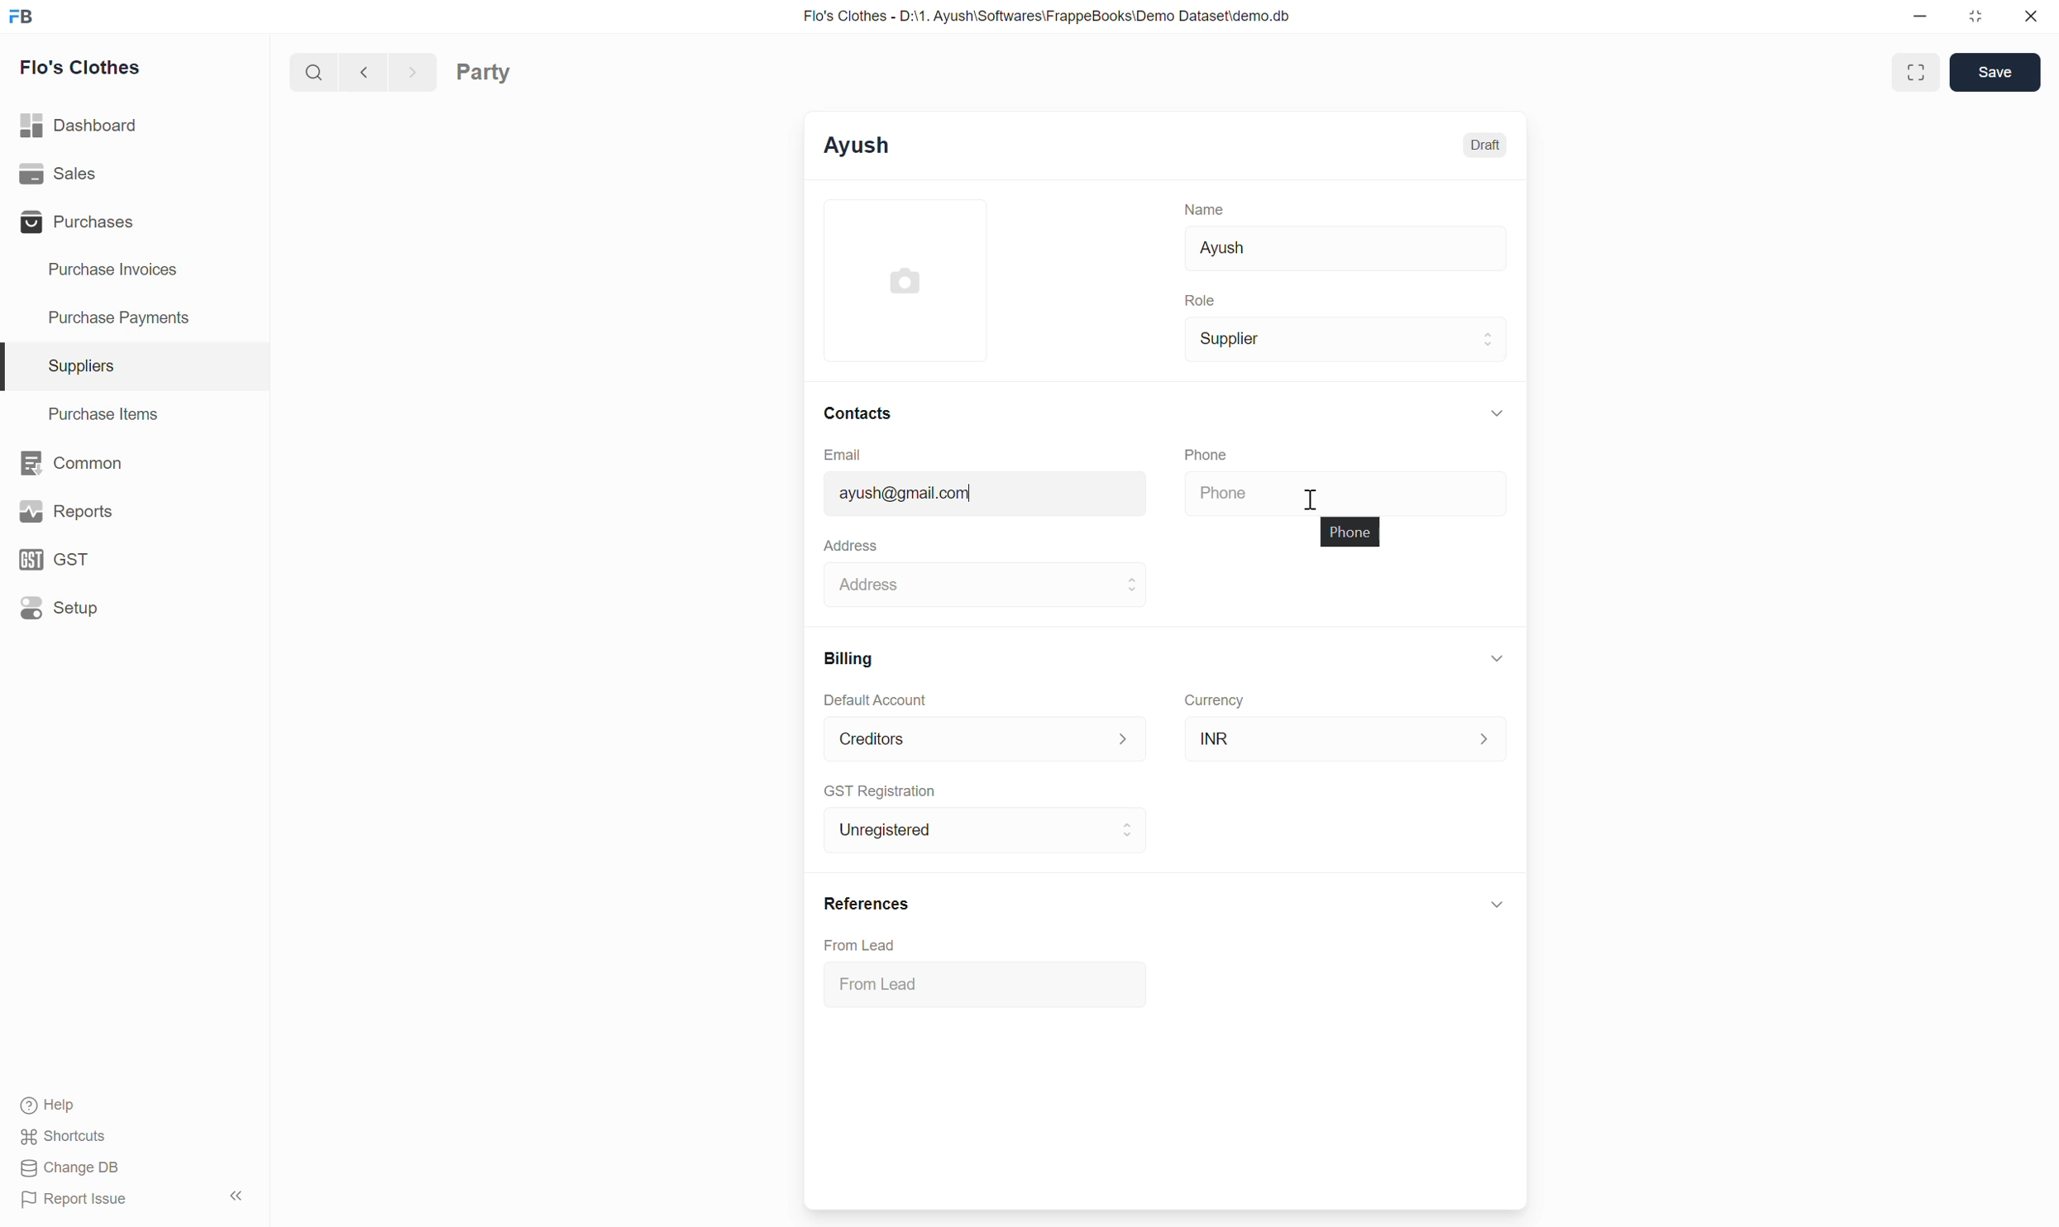 This screenshot has width=2059, height=1227. Describe the element at coordinates (839, 493) in the screenshot. I see `Typing cursor` at that location.